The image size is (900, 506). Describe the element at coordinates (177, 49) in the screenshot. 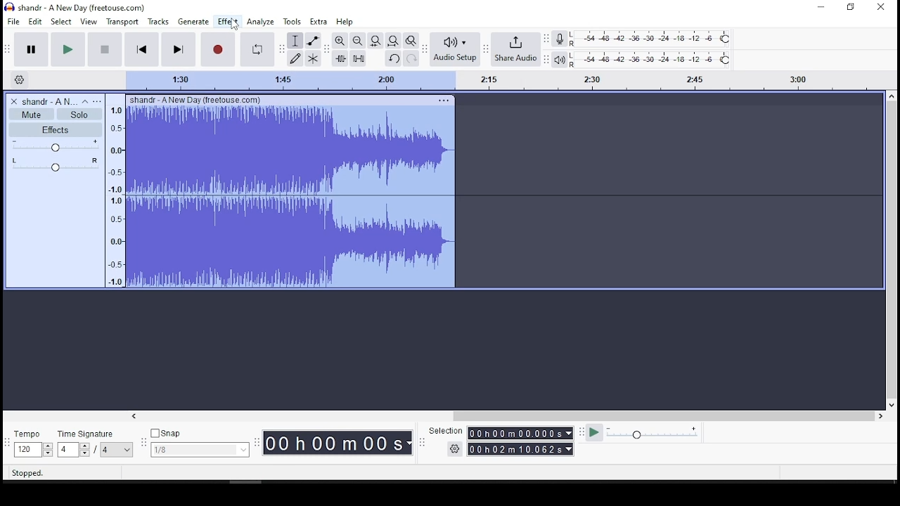

I see `skip to end` at that location.